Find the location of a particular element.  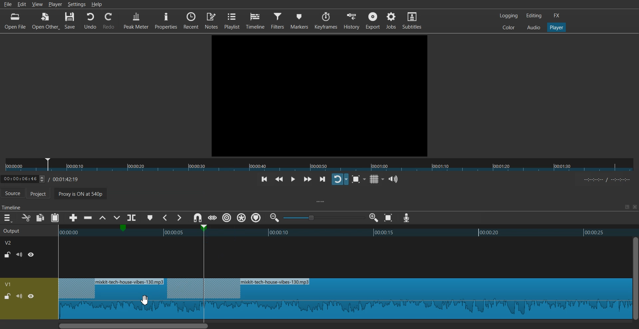

Next Marker is located at coordinates (179, 218).